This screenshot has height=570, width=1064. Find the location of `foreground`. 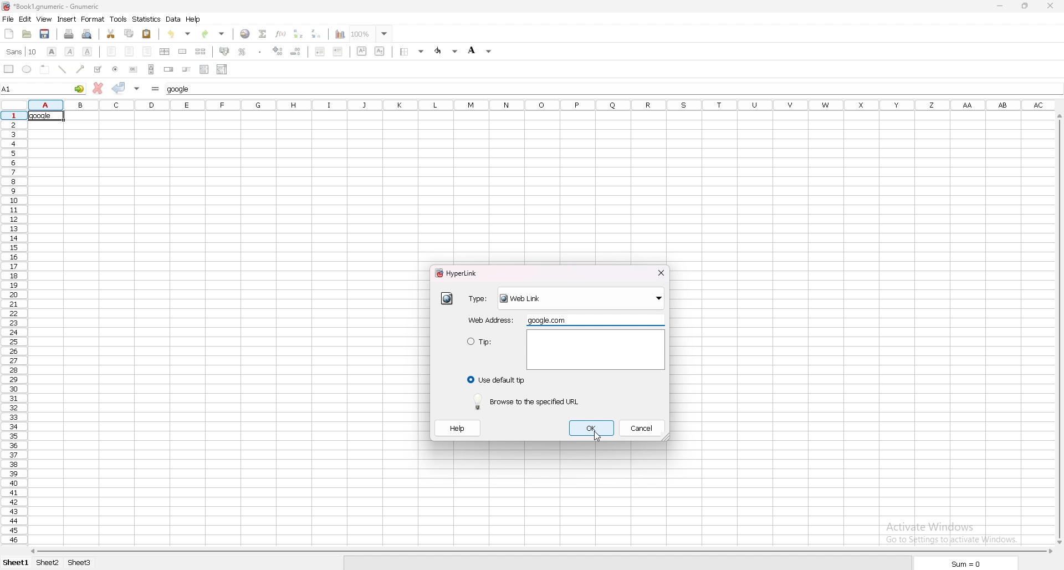

foreground is located at coordinates (447, 51).